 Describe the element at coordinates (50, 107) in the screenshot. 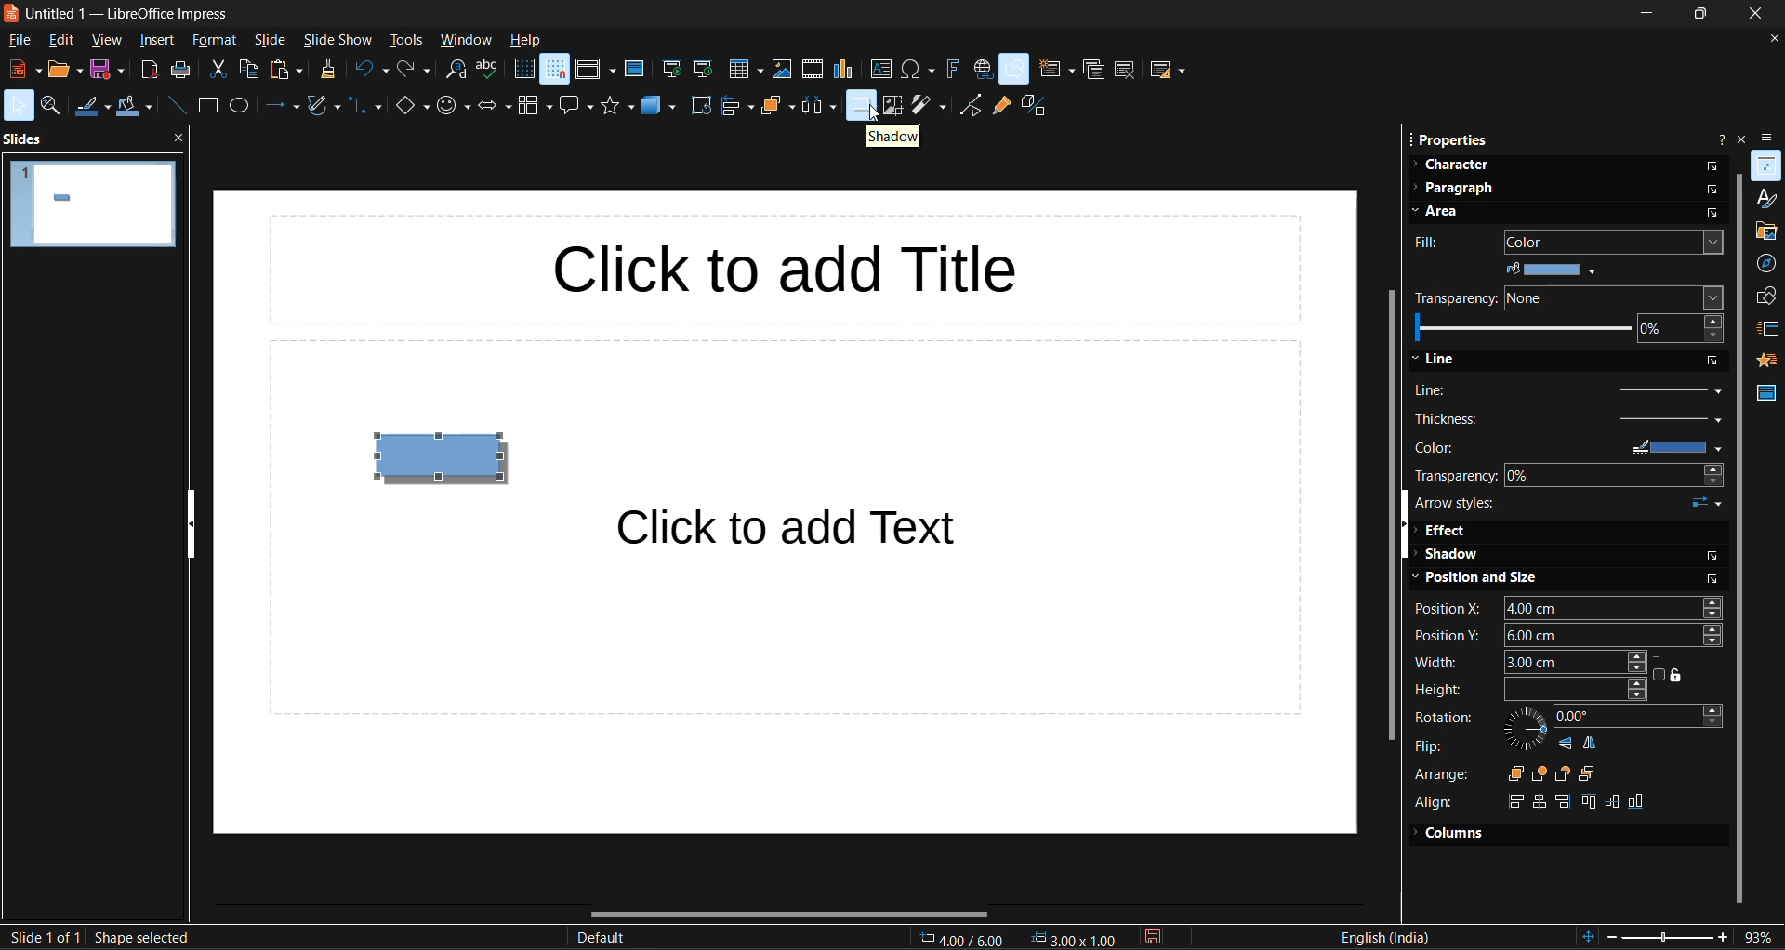

I see `zoom and pan` at that location.